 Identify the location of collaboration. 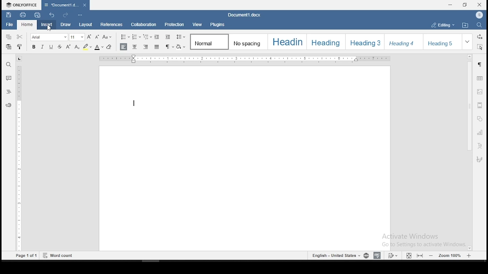
(144, 25).